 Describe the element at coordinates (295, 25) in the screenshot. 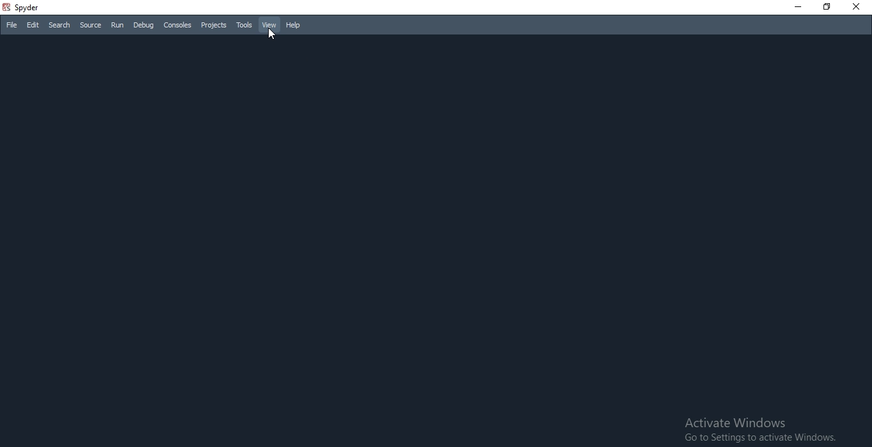

I see `Help` at that location.